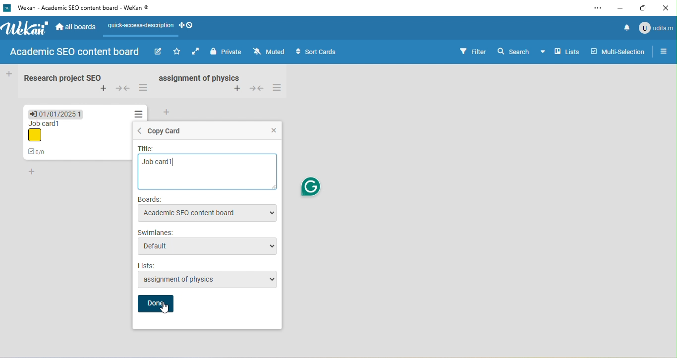 The image size is (677, 358). What do you see at coordinates (148, 265) in the screenshot?
I see `lists` at bounding box center [148, 265].